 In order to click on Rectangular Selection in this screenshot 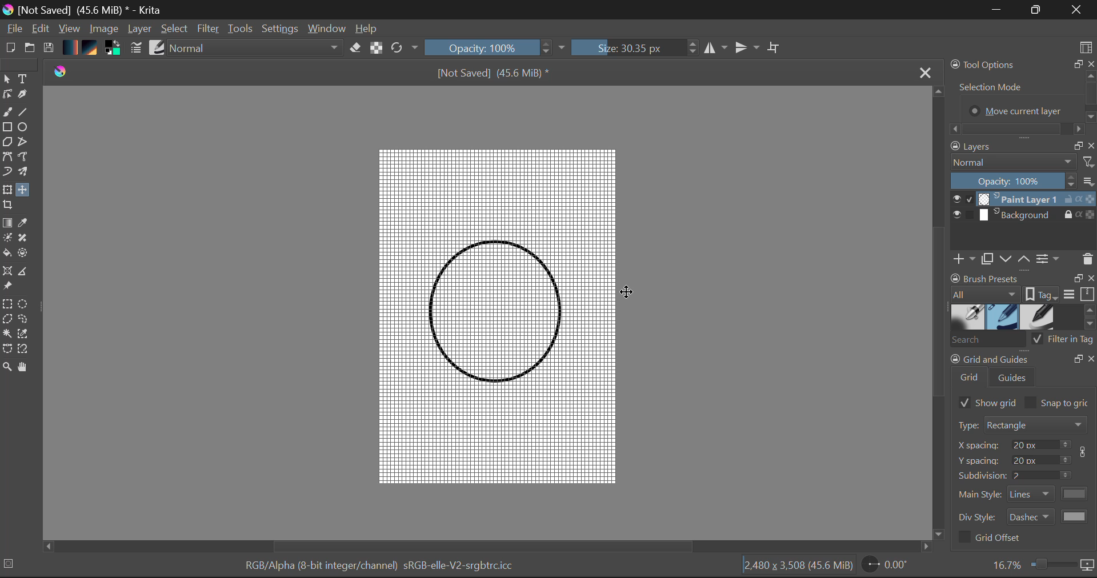, I will do `click(8, 304)`.